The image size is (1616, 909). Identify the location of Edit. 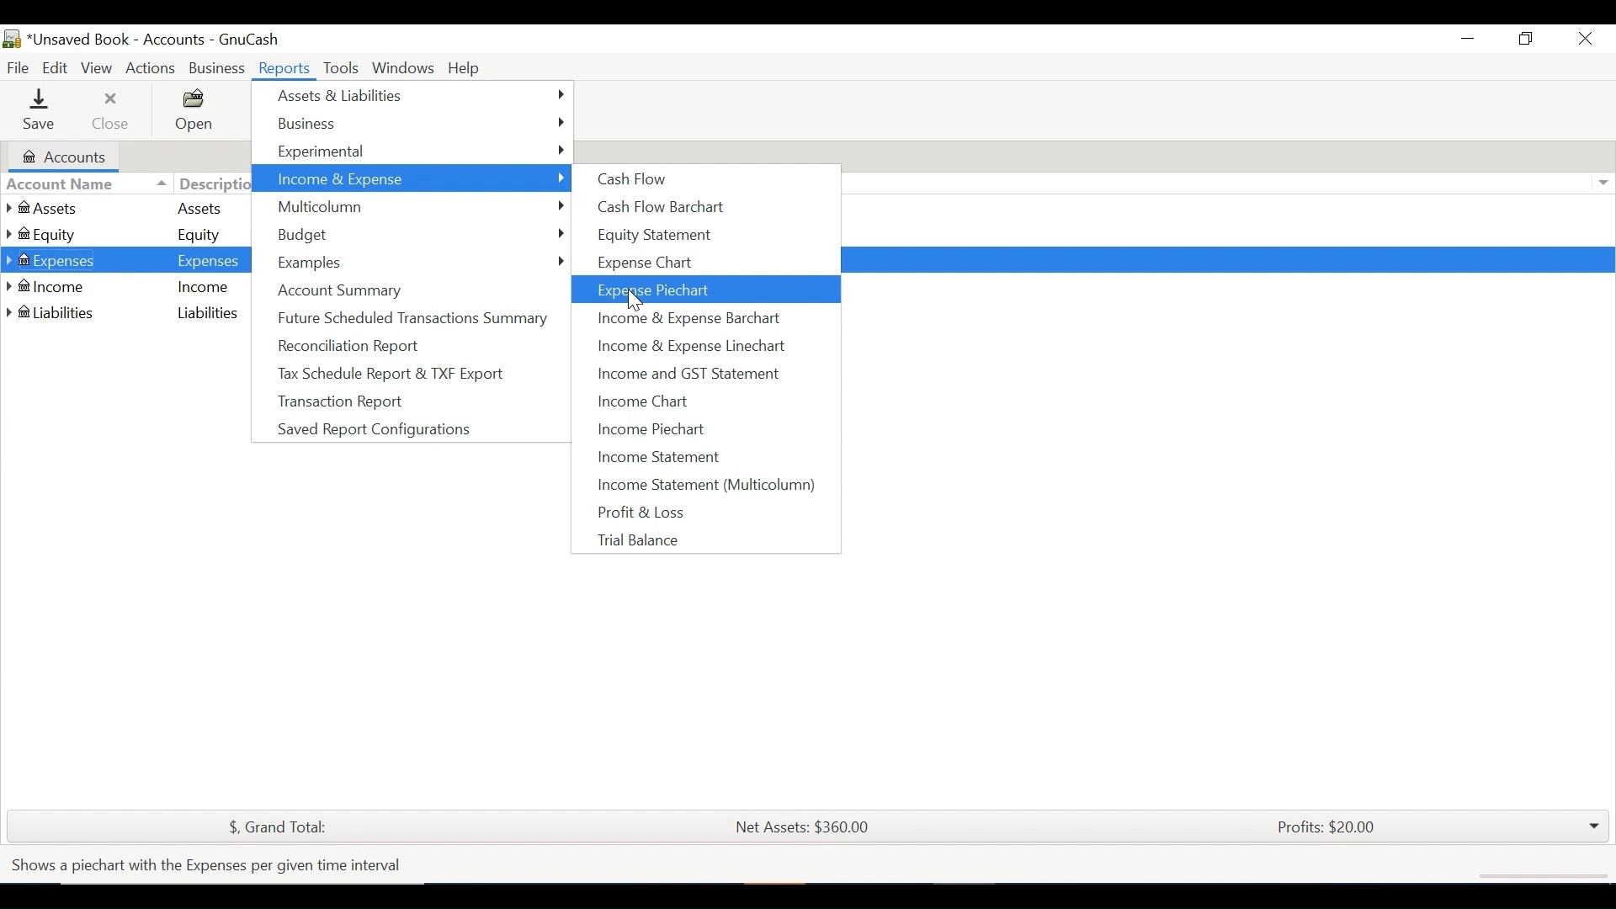
(55, 66).